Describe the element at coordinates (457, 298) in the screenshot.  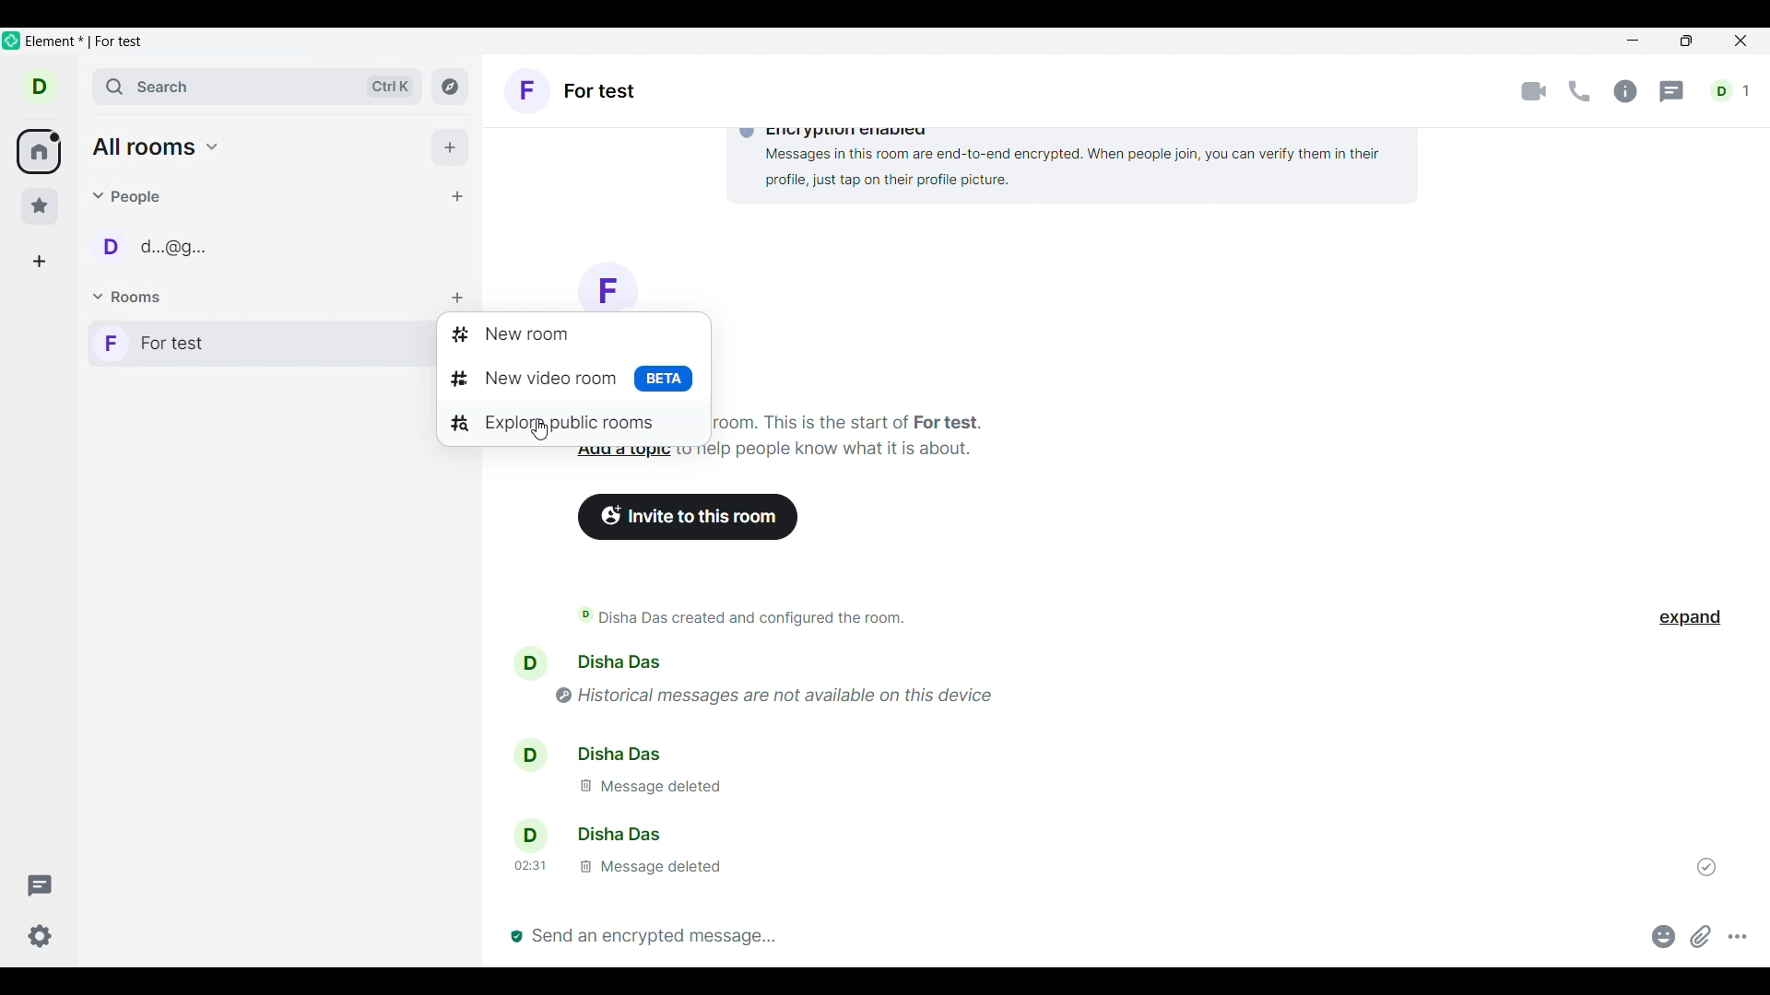
I see `Add room` at that location.